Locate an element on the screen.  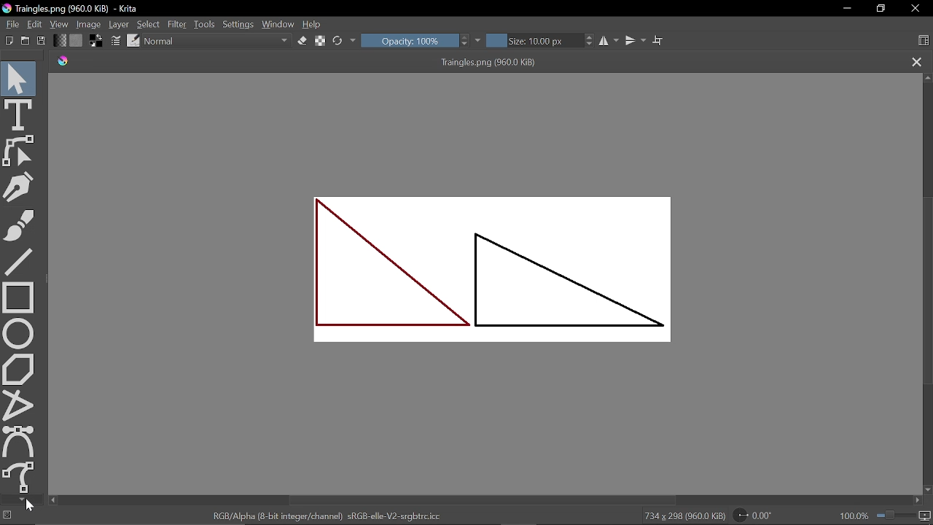
Move up is located at coordinates (927, 77).